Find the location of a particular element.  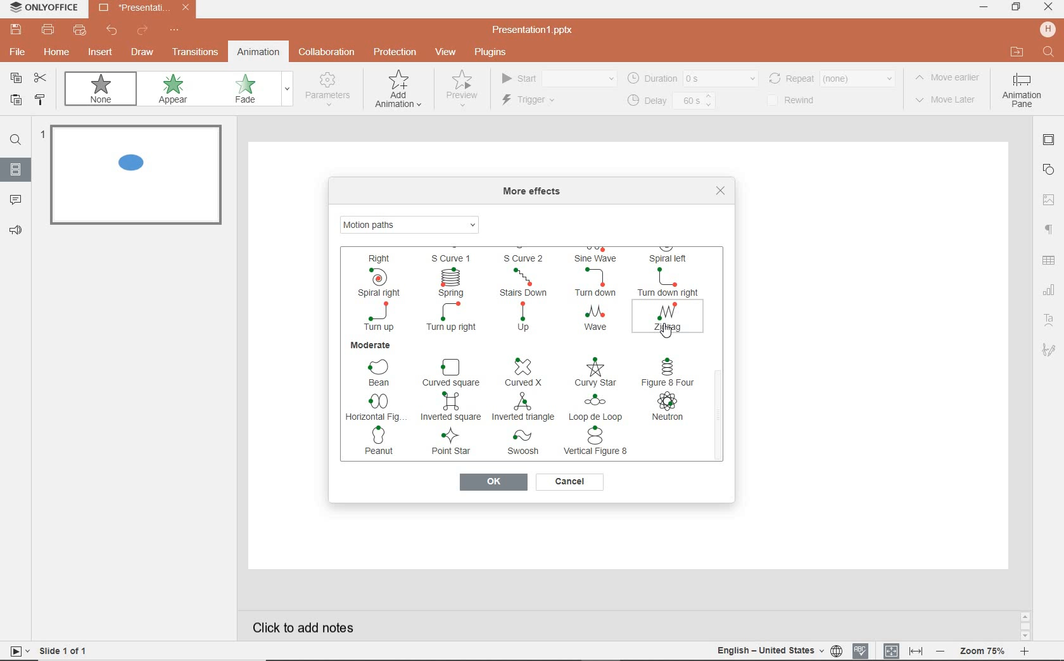

draw is located at coordinates (142, 52).